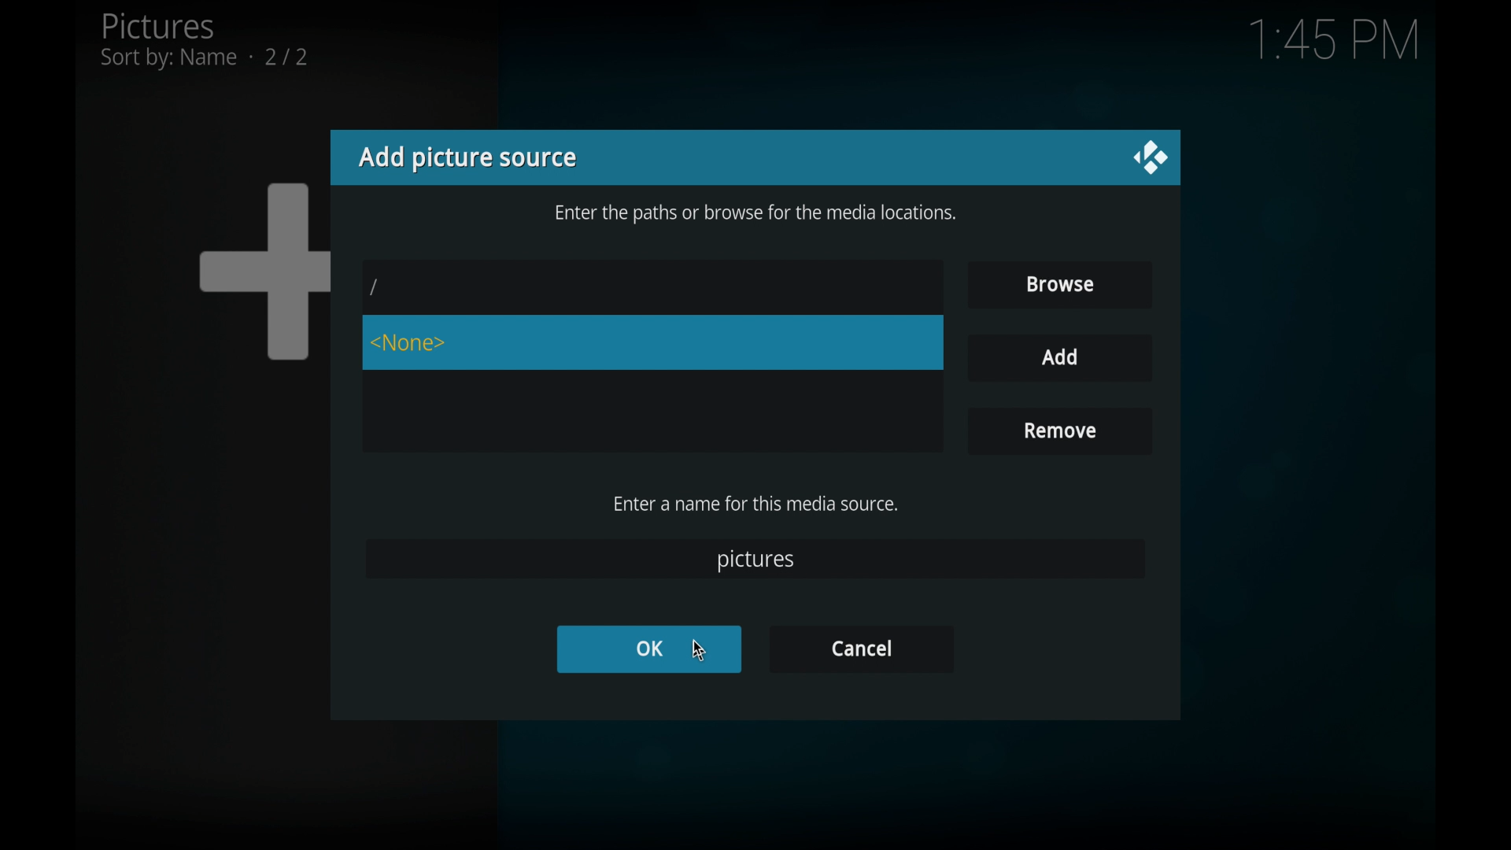  I want to click on slash icon, so click(376, 288).